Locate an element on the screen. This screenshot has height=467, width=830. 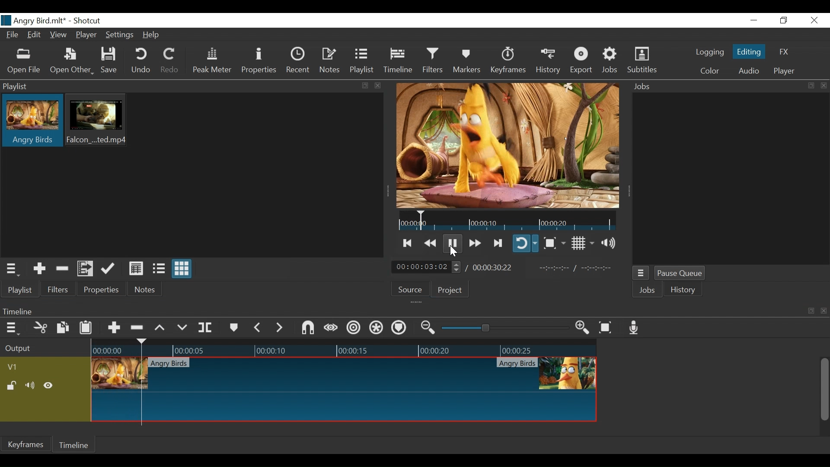
Zoom timeline out is located at coordinates (426, 329).